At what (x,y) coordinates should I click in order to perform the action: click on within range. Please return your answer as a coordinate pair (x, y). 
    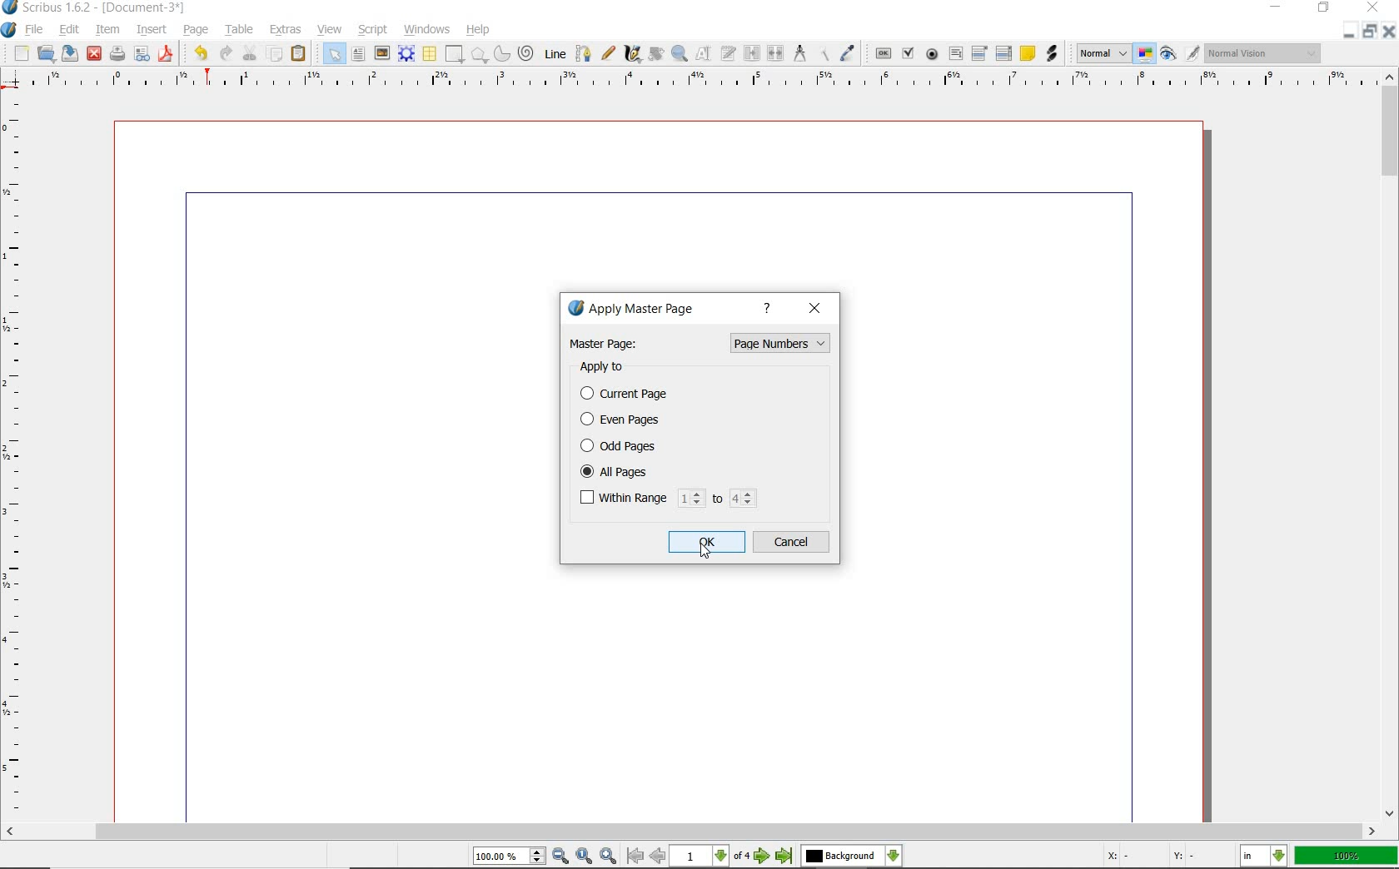
    Looking at the image, I should click on (667, 499).